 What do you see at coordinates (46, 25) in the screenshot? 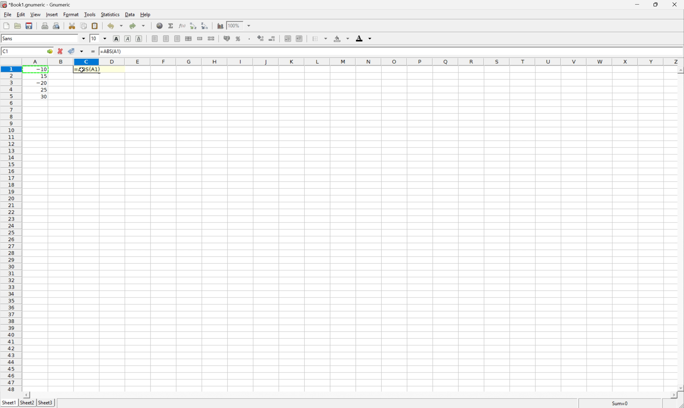
I see `Print the current File` at bounding box center [46, 25].